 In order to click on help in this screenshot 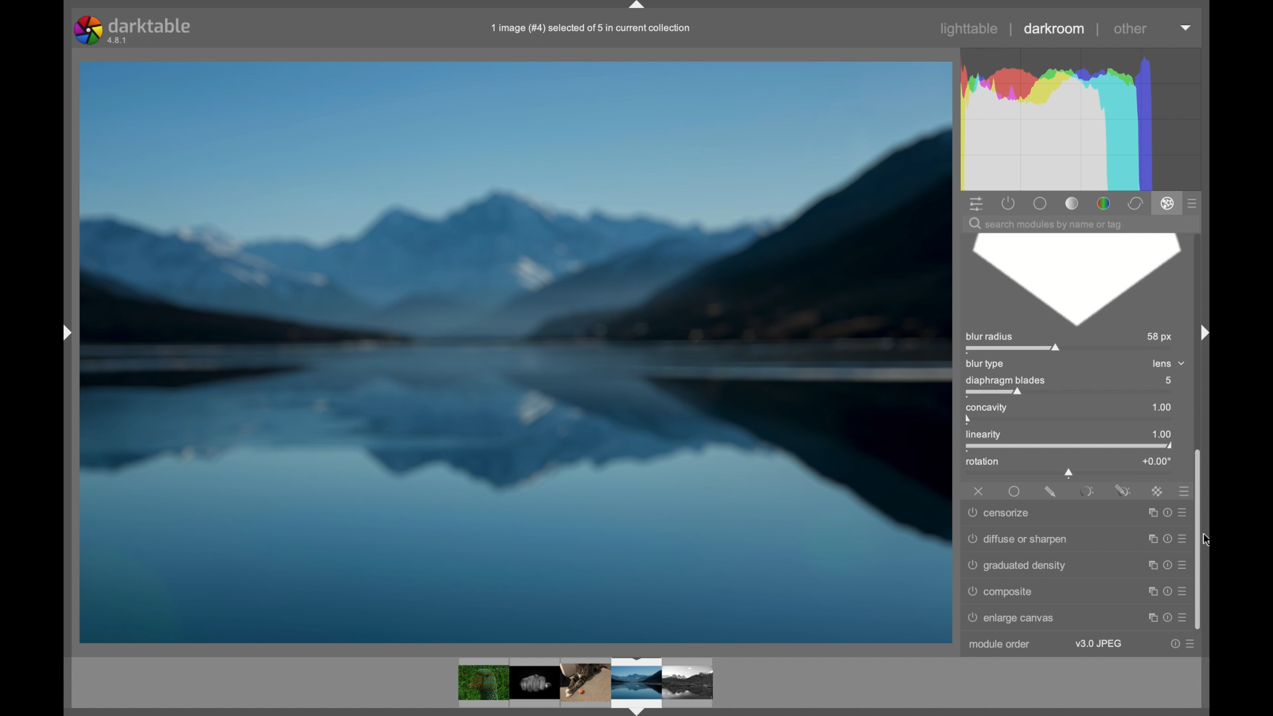, I will do `click(1166, 536)`.